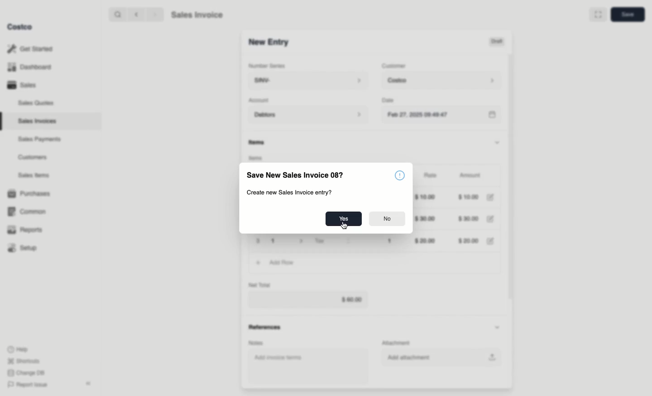 This screenshot has width=652, height=396. What do you see at coordinates (153, 14) in the screenshot?
I see `forward` at bounding box center [153, 14].